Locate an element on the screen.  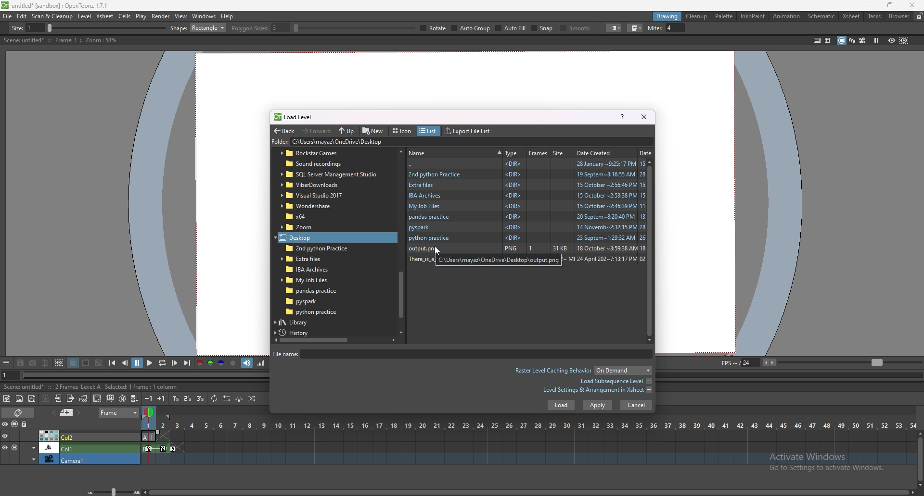
previous memo is located at coordinates (52, 412).